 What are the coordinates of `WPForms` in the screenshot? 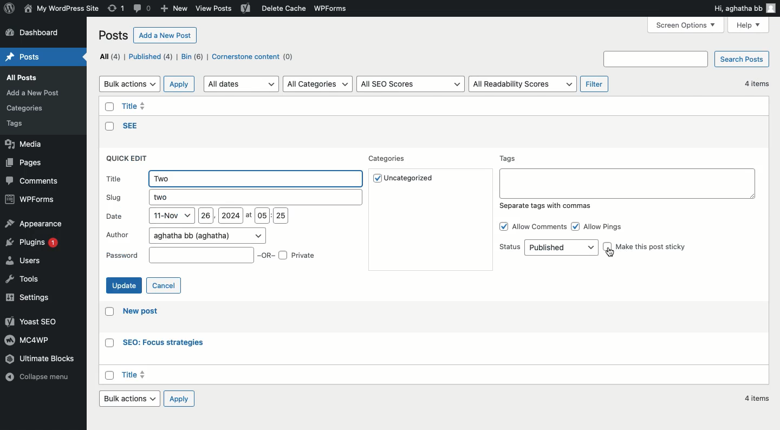 It's located at (336, 8).